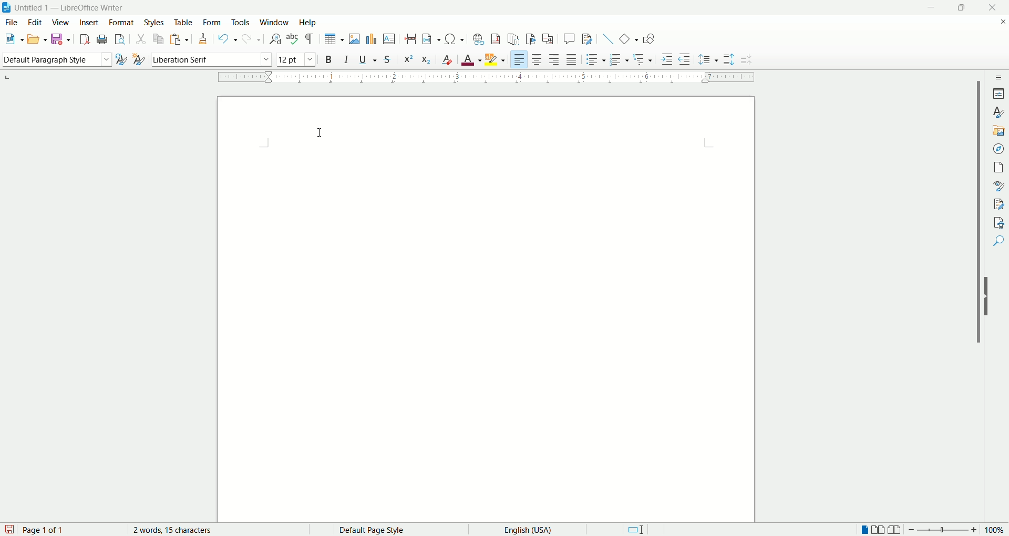 This screenshot has width=1009, height=536. What do you see at coordinates (372, 37) in the screenshot?
I see `insert chart` at bounding box center [372, 37].